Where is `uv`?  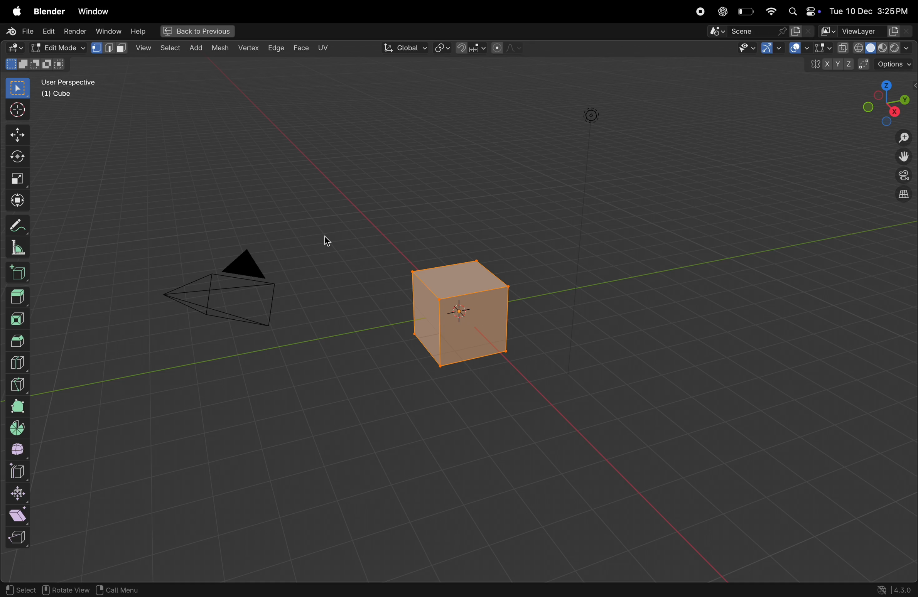 uv is located at coordinates (323, 48).